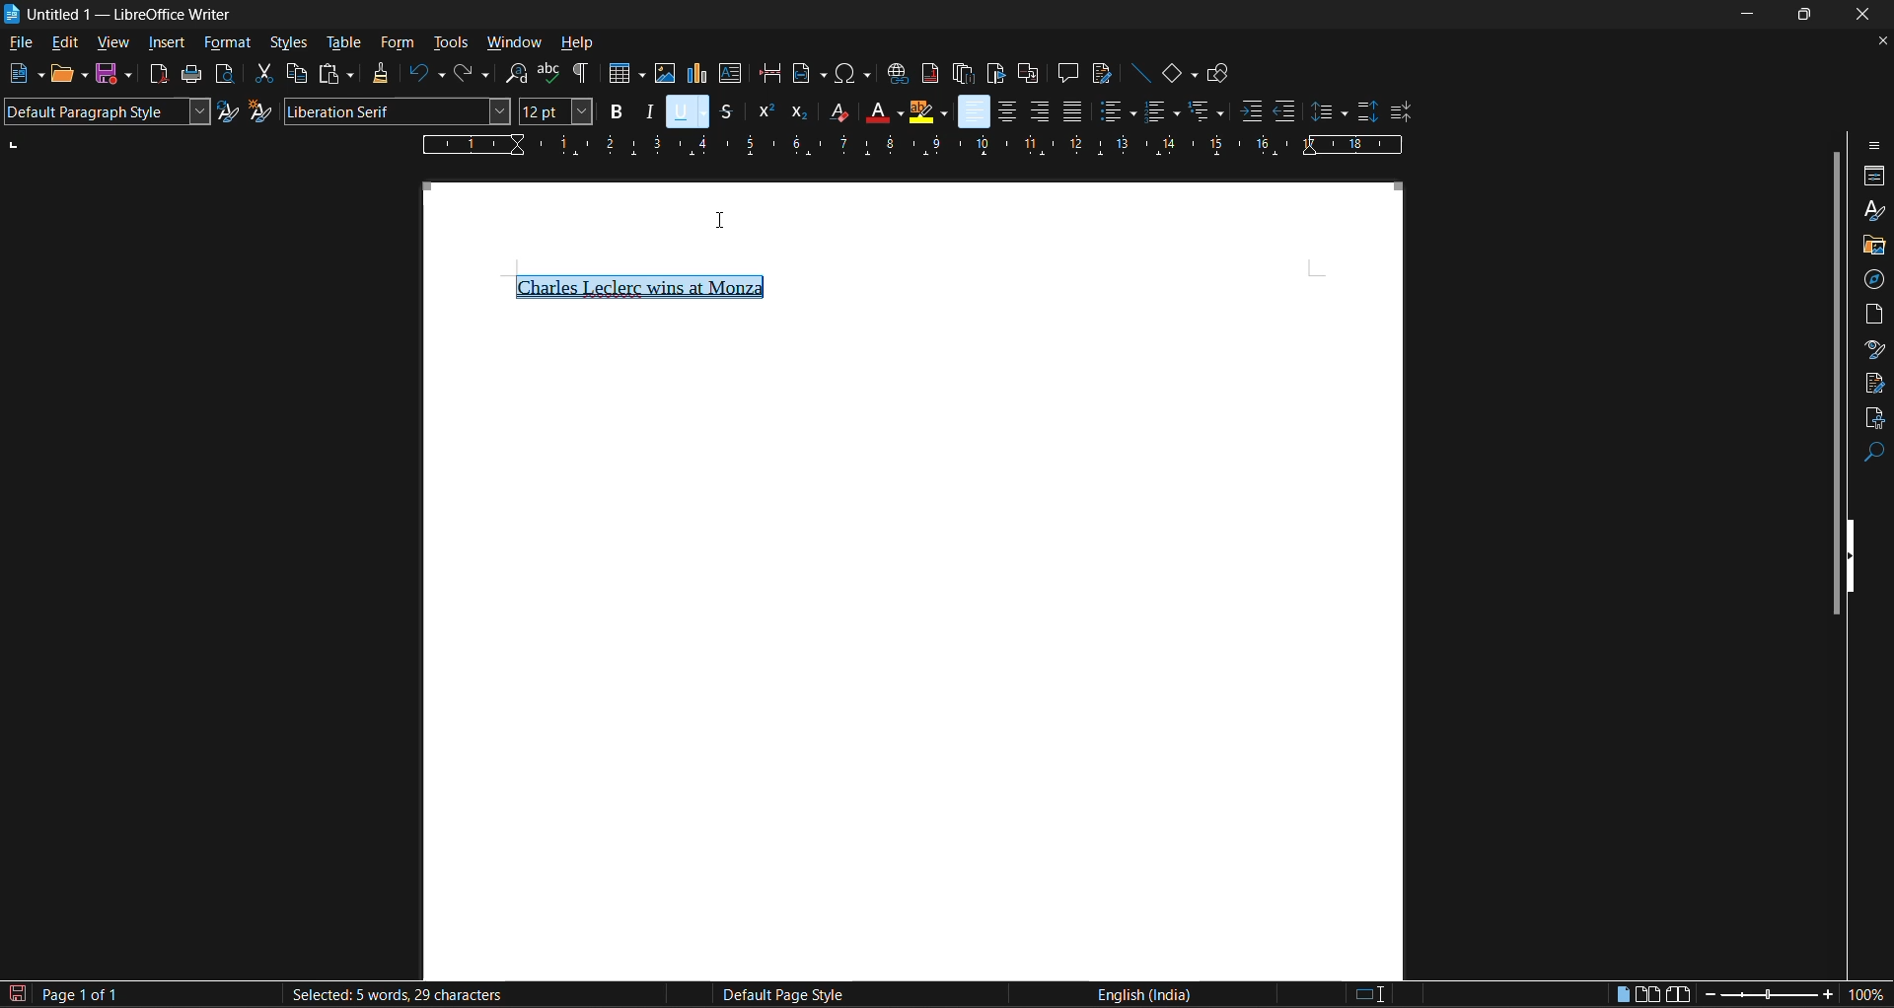 The width and height of the screenshot is (1894, 1008). Describe the element at coordinates (162, 75) in the screenshot. I see `export directly as PDF` at that location.